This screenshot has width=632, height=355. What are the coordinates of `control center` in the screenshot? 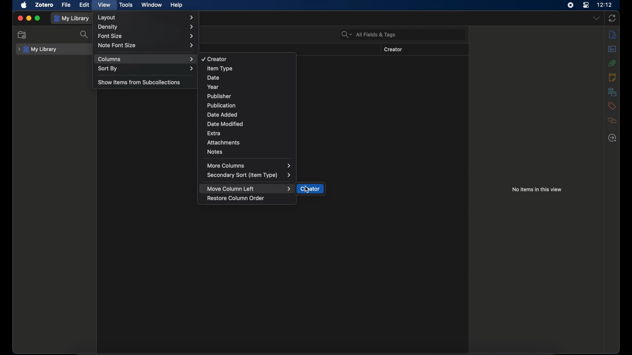 It's located at (586, 5).